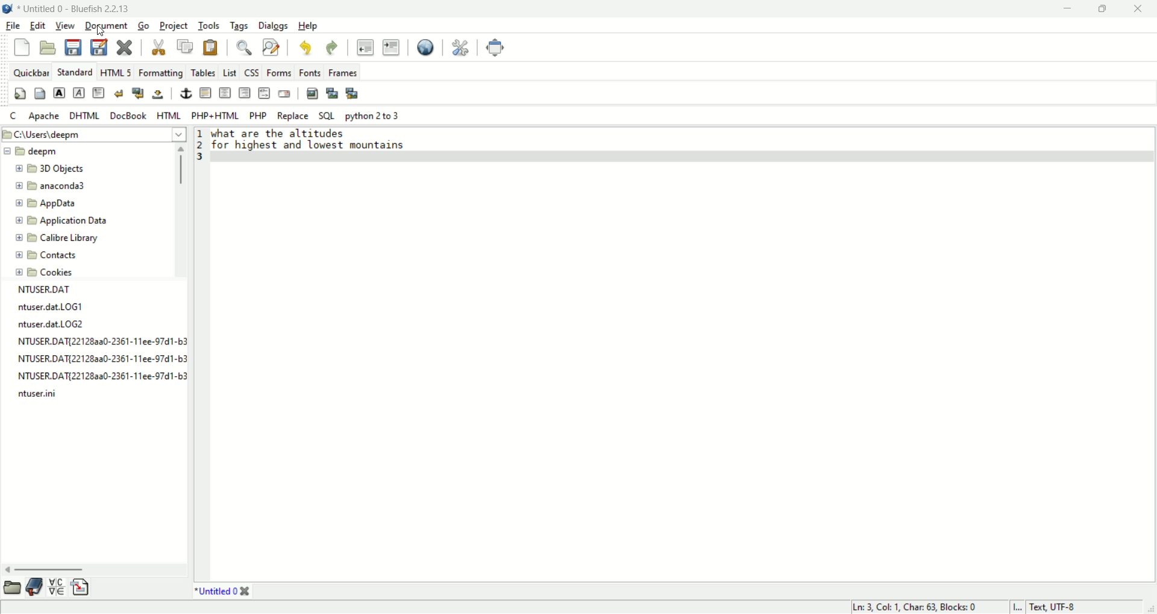 Image resolution: width=1157 pixels, height=614 pixels. Describe the element at coordinates (121, 95) in the screenshot. I see `break` at that location.